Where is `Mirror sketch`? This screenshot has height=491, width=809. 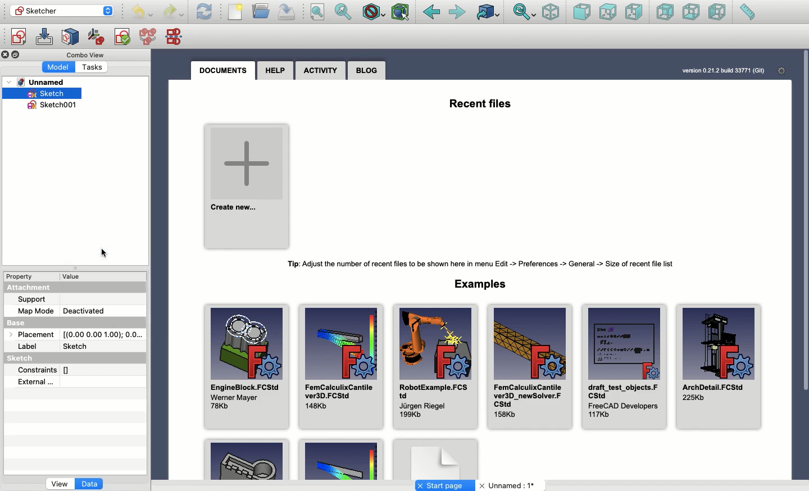 Mirror sketch is located at coordinates (176, 36).